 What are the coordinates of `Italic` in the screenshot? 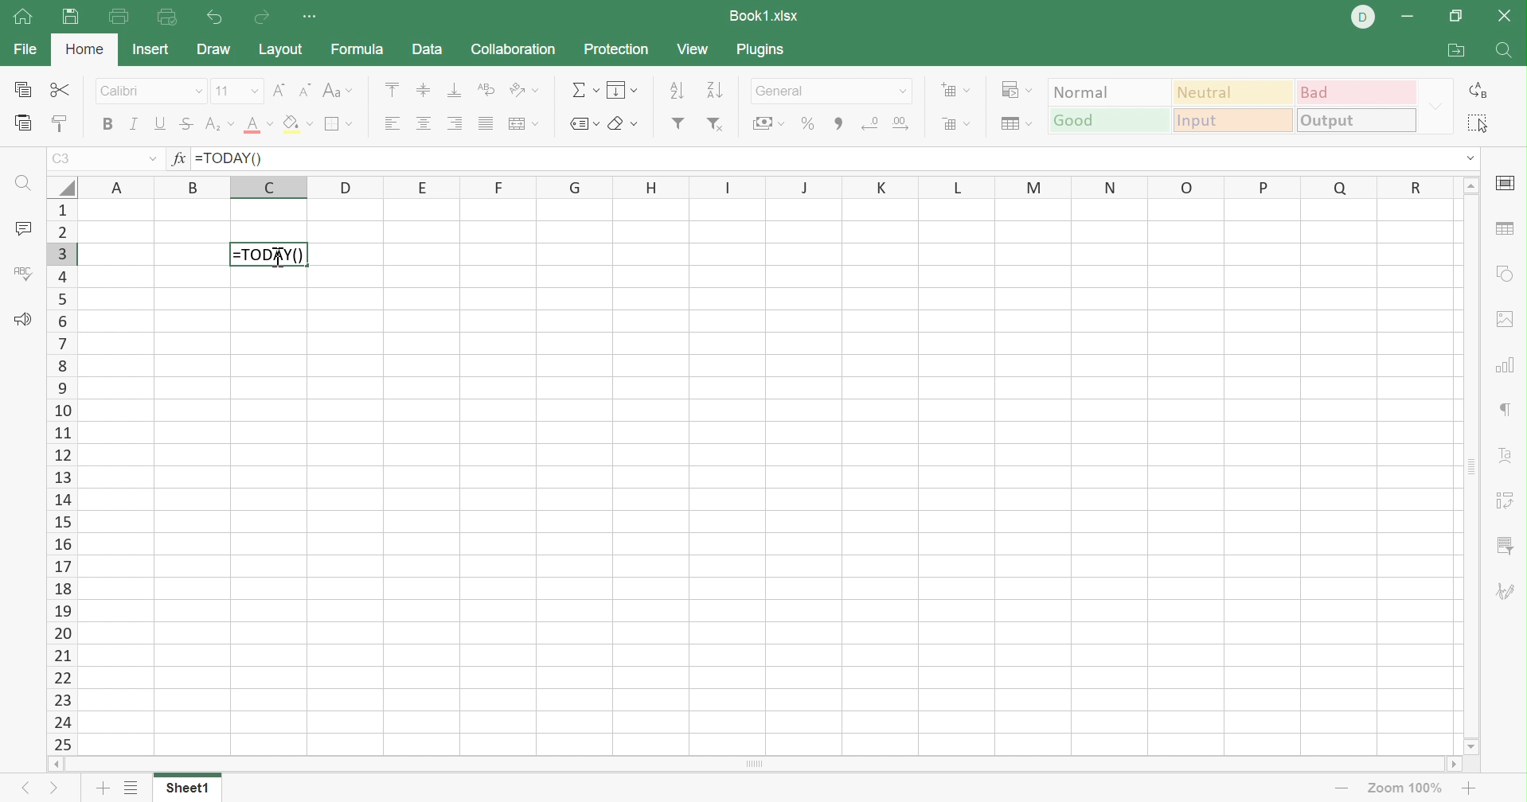 It's located at (133, 122).